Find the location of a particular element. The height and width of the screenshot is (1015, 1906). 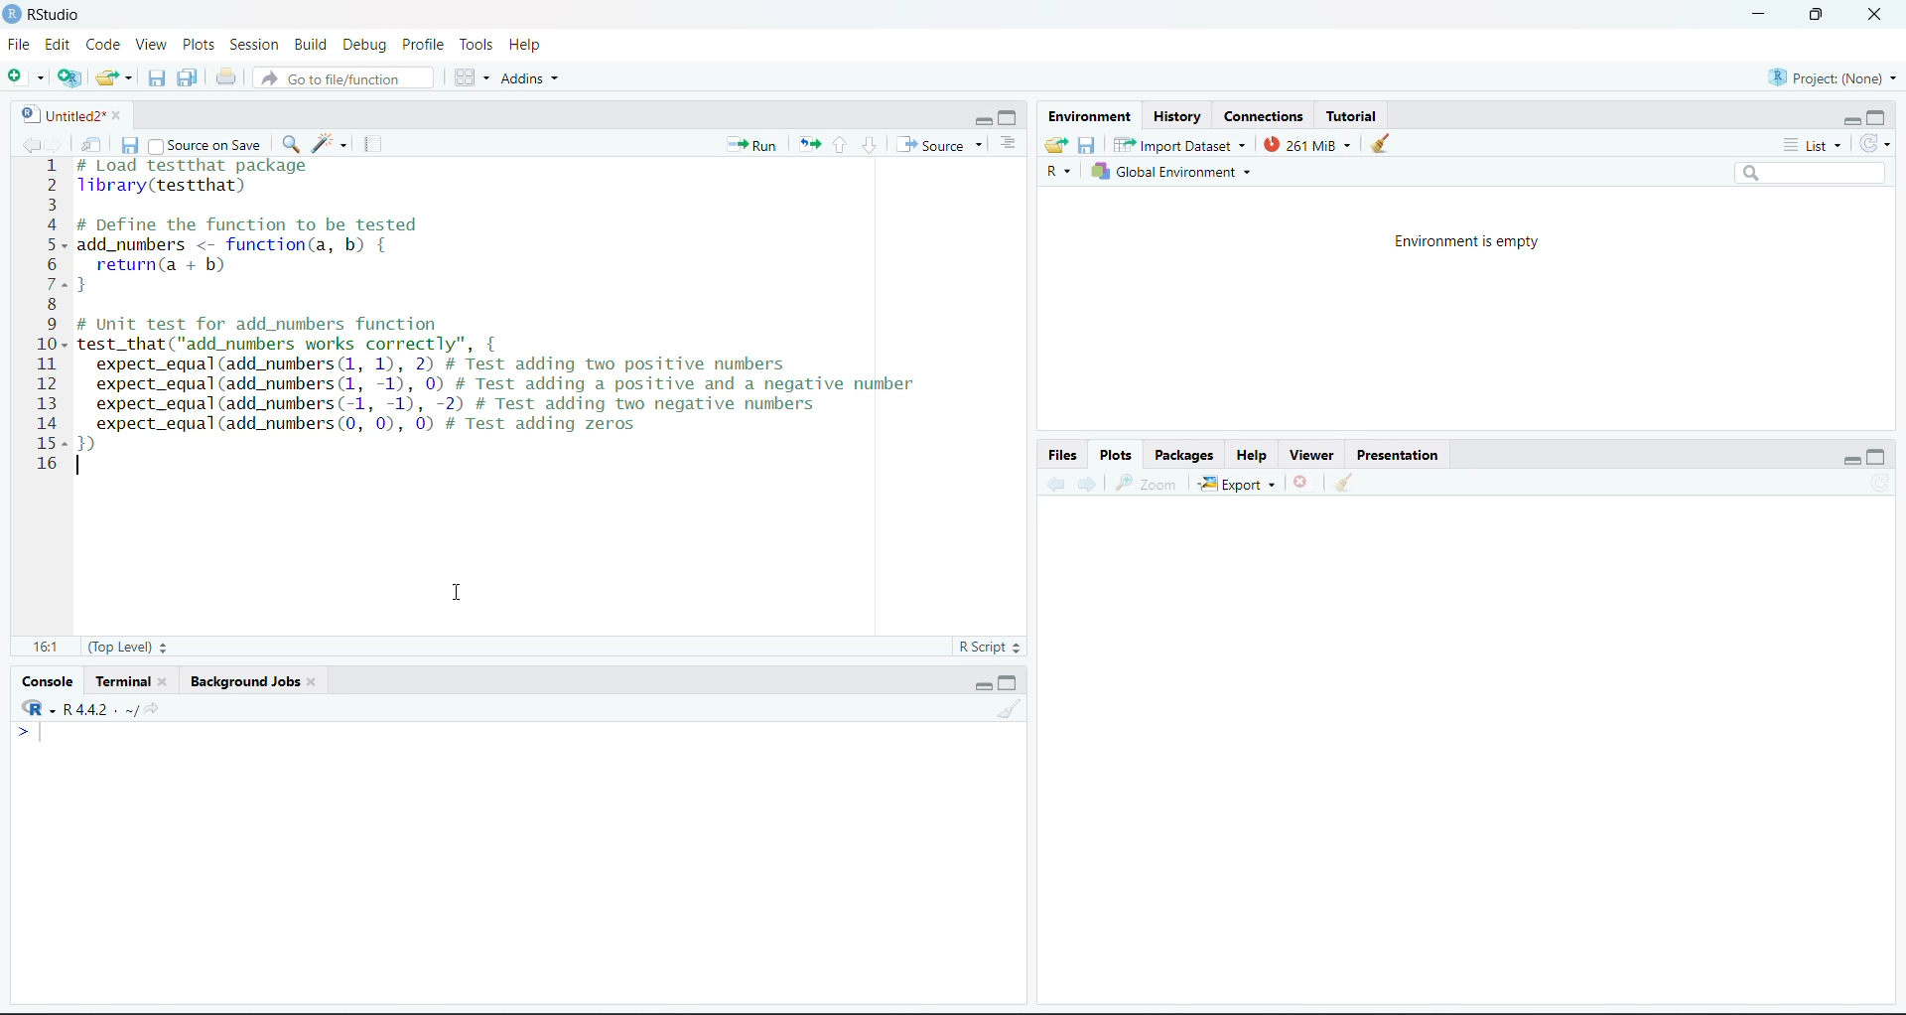

Forward is located at coordinates (1086, 482).